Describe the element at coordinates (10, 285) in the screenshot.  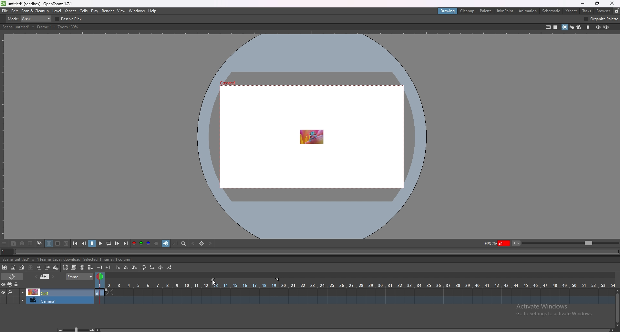
I see `camera stand visibility` at that location.